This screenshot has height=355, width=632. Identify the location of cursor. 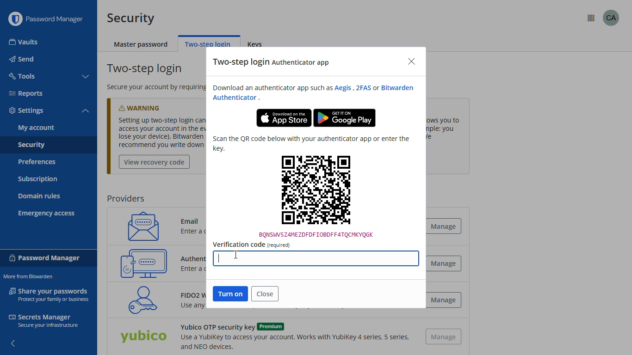
(236, 255).